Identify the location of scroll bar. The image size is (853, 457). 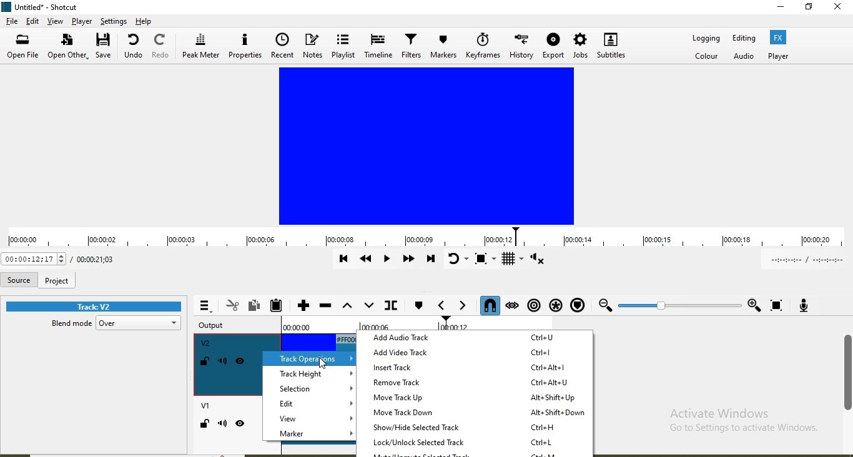
(847, 374).